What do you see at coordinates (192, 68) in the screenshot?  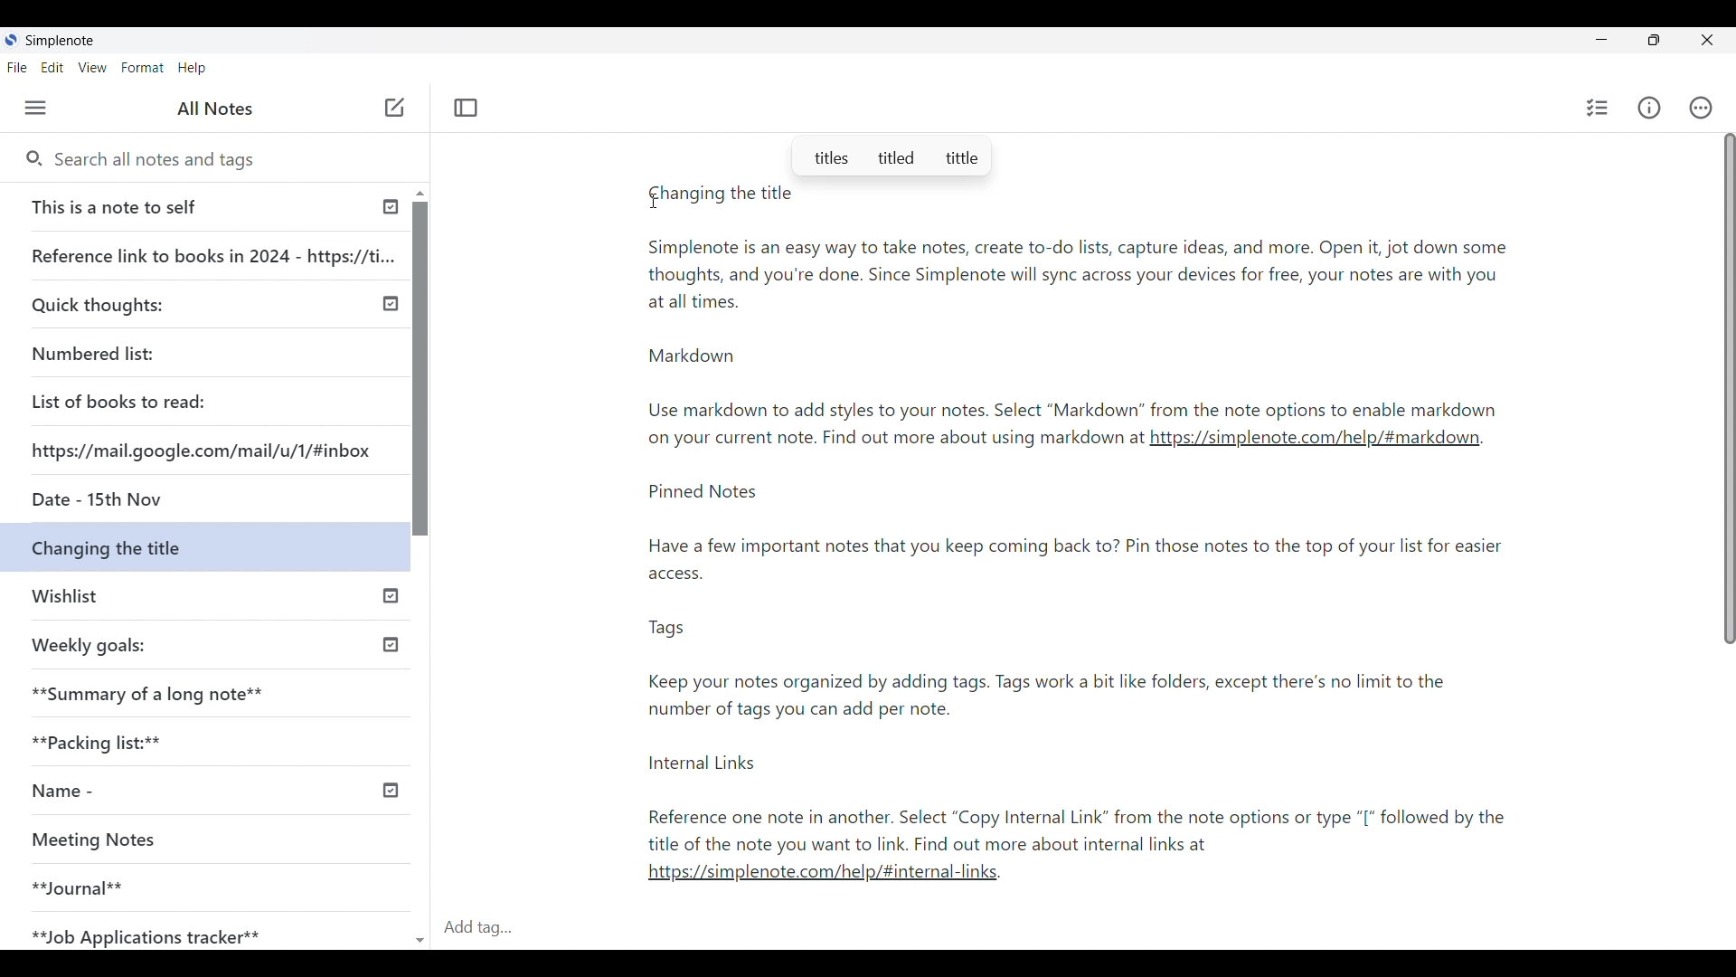 I see `Help menu` at bounding box center [192, 68].